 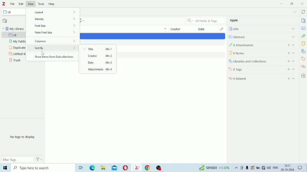 What do you see at coordinates (243, 79) in the screenshot?
I see `Related` at bounding box center [243, 79].